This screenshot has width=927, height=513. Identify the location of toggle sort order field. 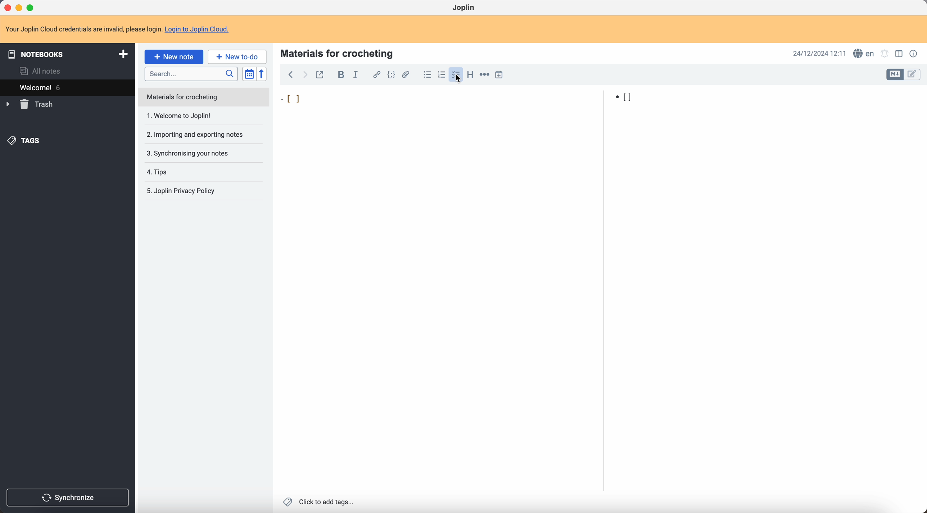
(250, 74).